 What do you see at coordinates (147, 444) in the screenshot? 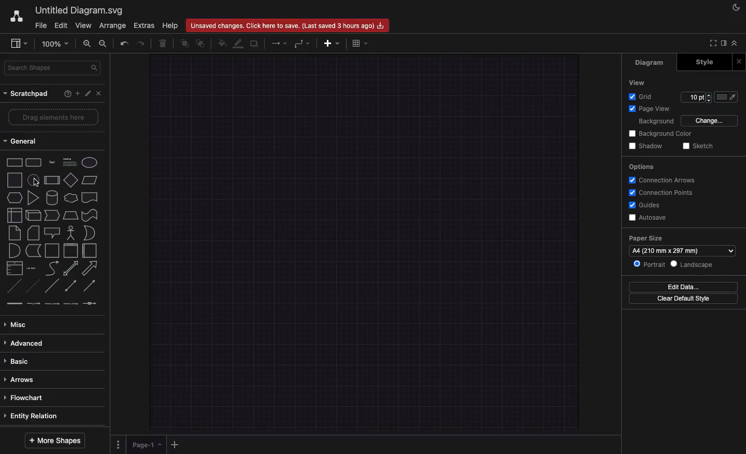
I see `Page` at bounding box center [147, 444].